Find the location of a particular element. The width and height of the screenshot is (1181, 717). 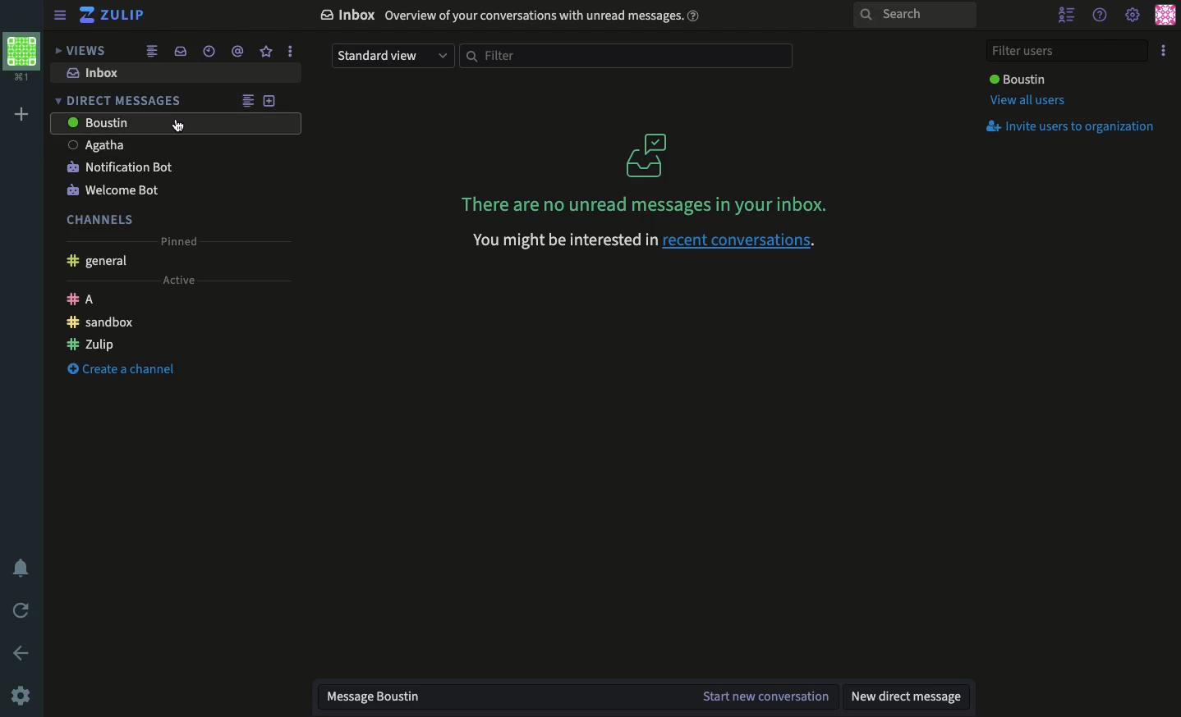

Create channel is located at coordinates (126, 370).